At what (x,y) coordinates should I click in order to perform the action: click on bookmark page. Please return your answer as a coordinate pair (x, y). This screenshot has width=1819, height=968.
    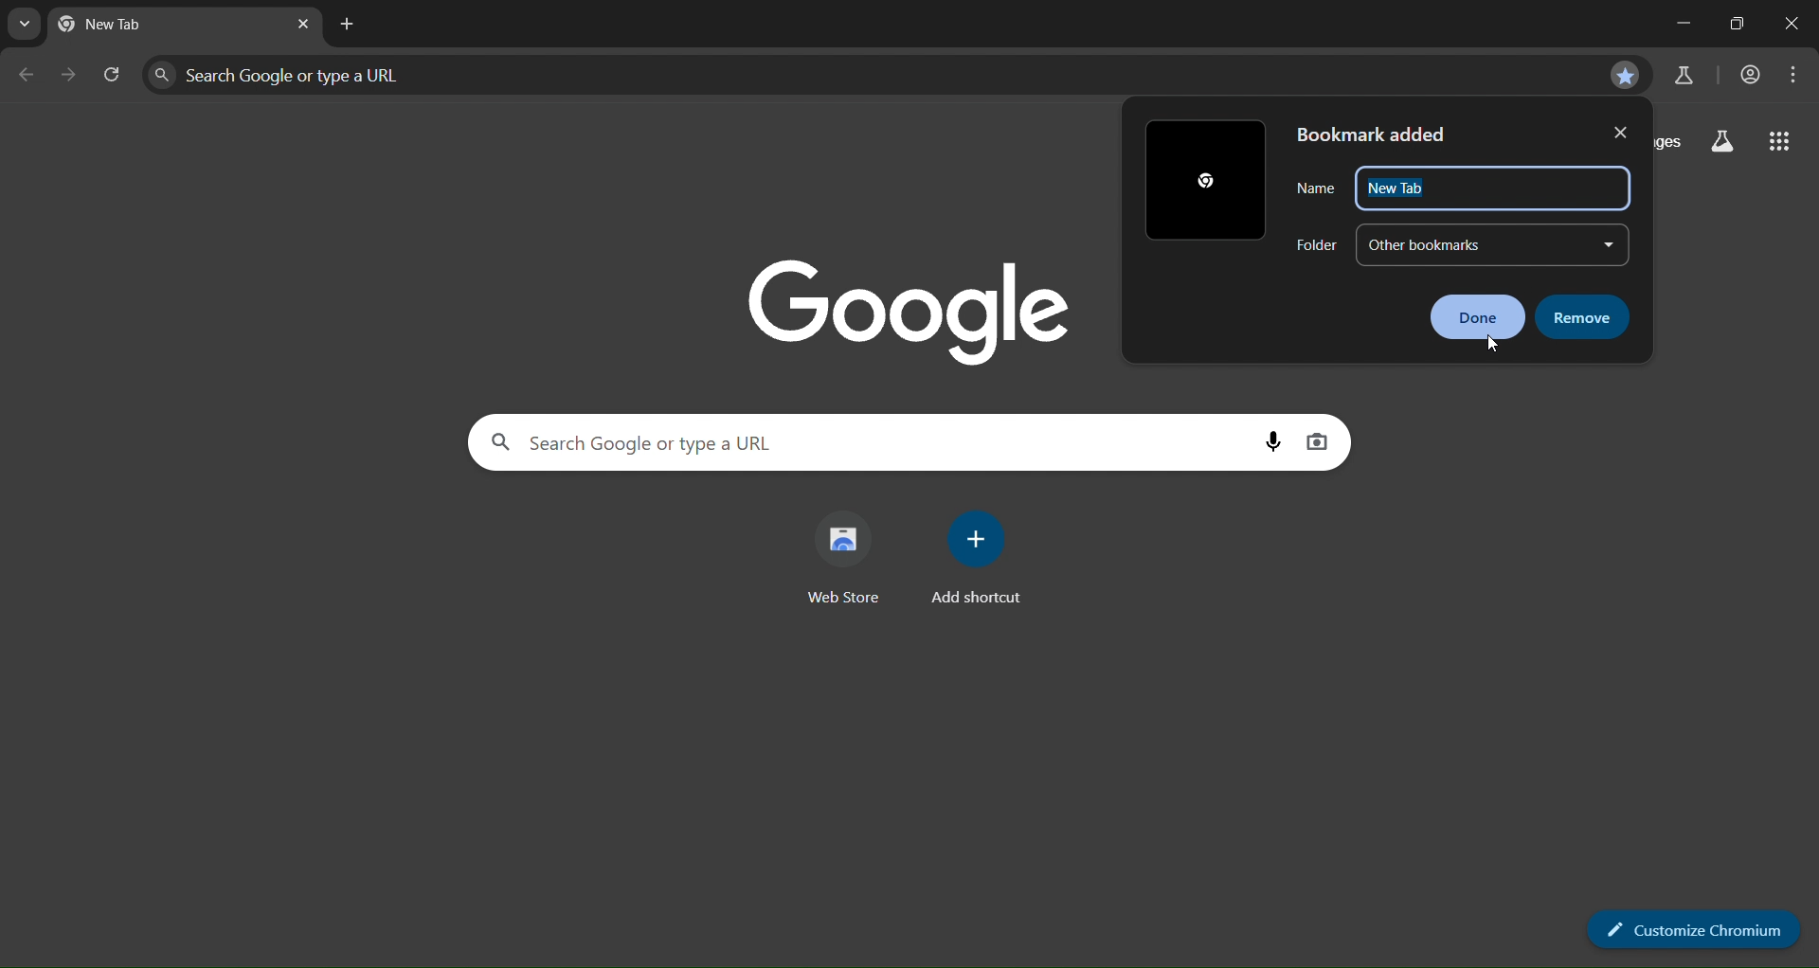
    Looking at the image, I should click on (1627, 73).